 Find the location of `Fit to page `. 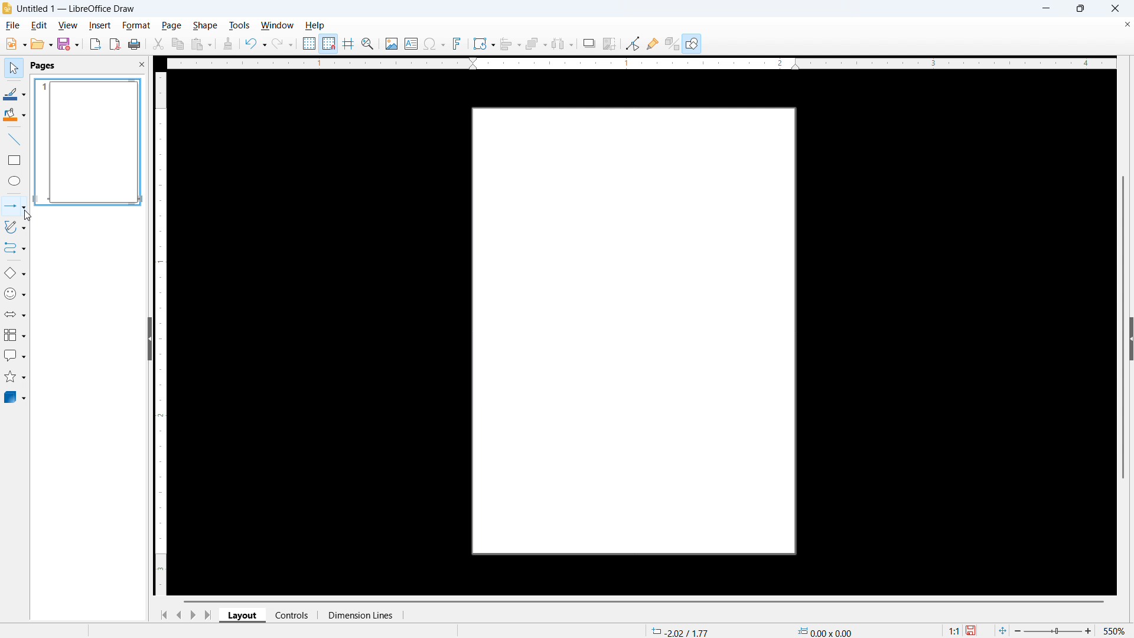

Fit to page  is located at coordinates (1002, 630).